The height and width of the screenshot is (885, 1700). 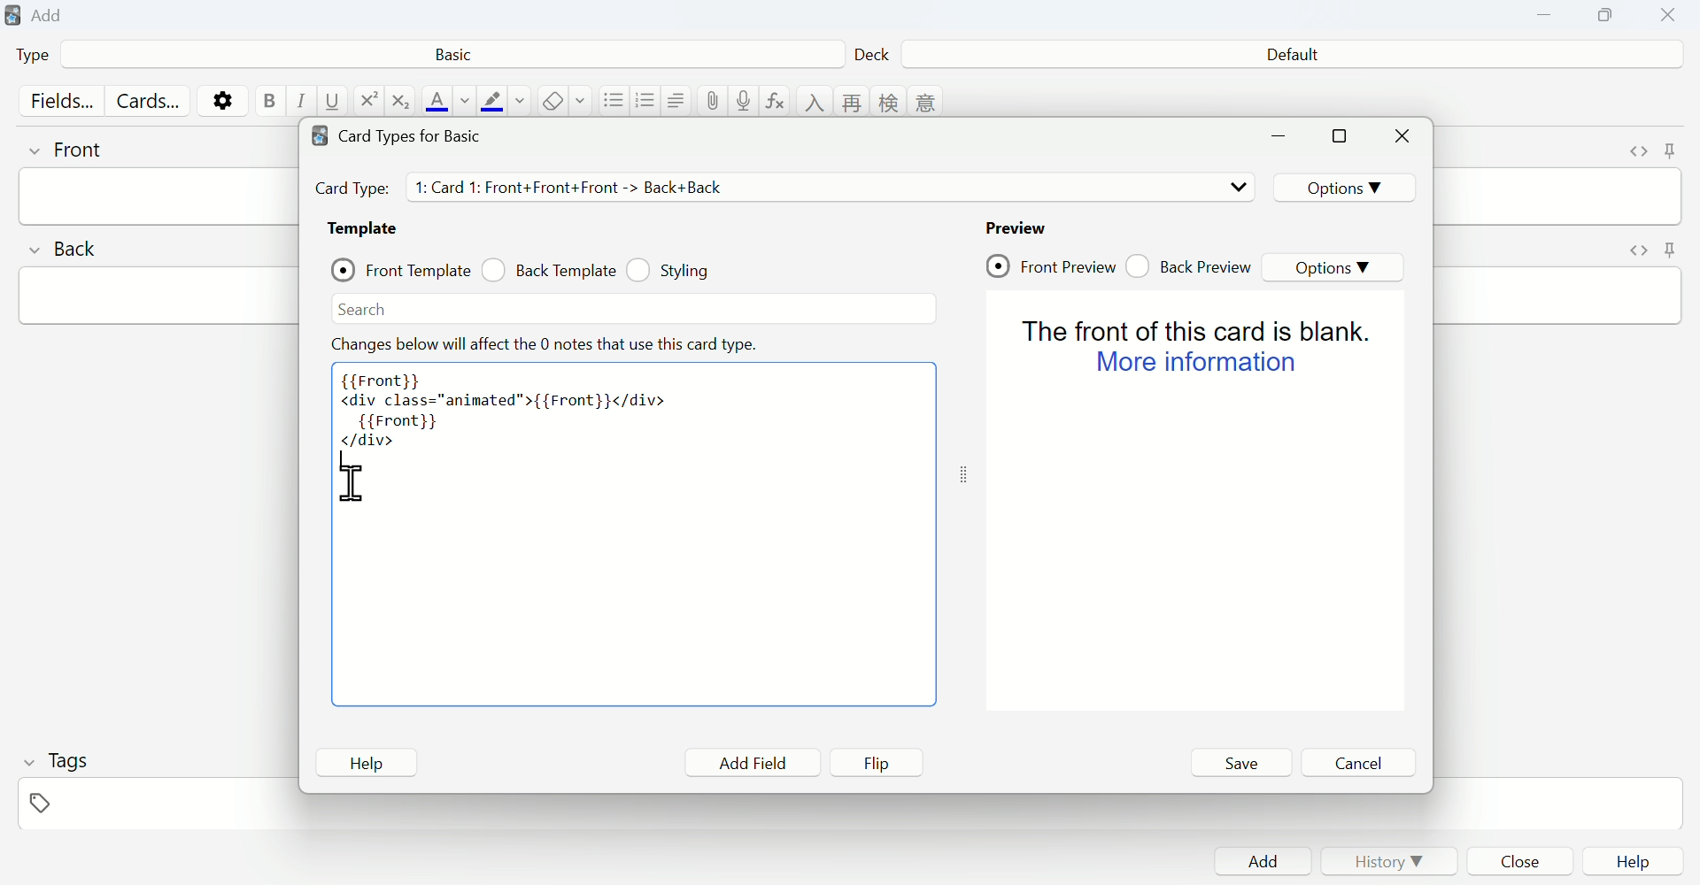 I want to click on Template, so click(x=367, y=229).